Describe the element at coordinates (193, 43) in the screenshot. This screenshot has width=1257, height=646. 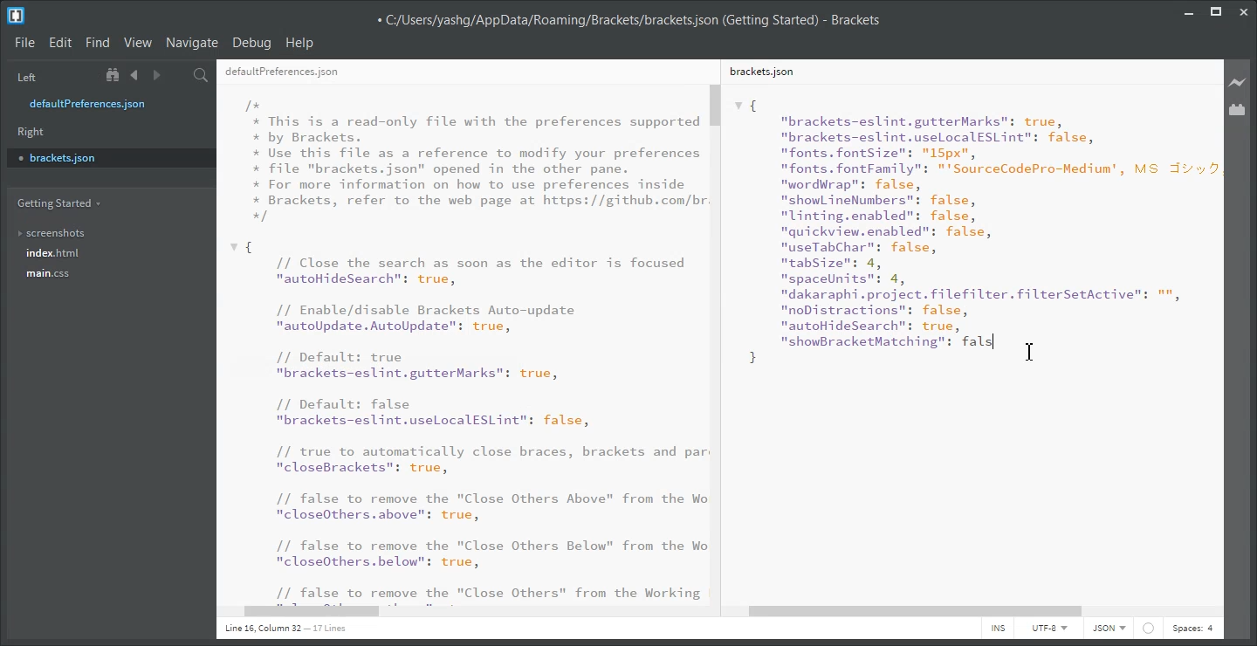
I see `Navigate` at that location.